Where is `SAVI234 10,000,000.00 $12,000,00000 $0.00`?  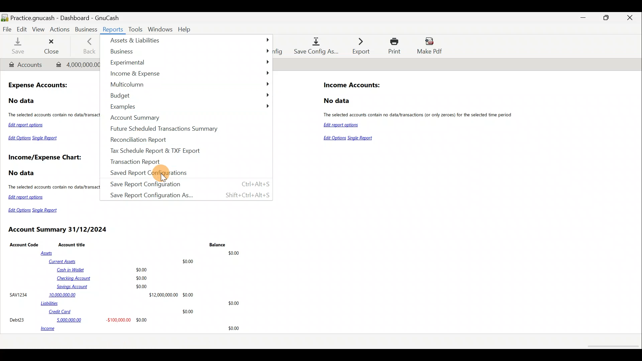 SAVI234 10,000,000.00 $12,000,00000 $0.00 is located at coordinates (101, 294).